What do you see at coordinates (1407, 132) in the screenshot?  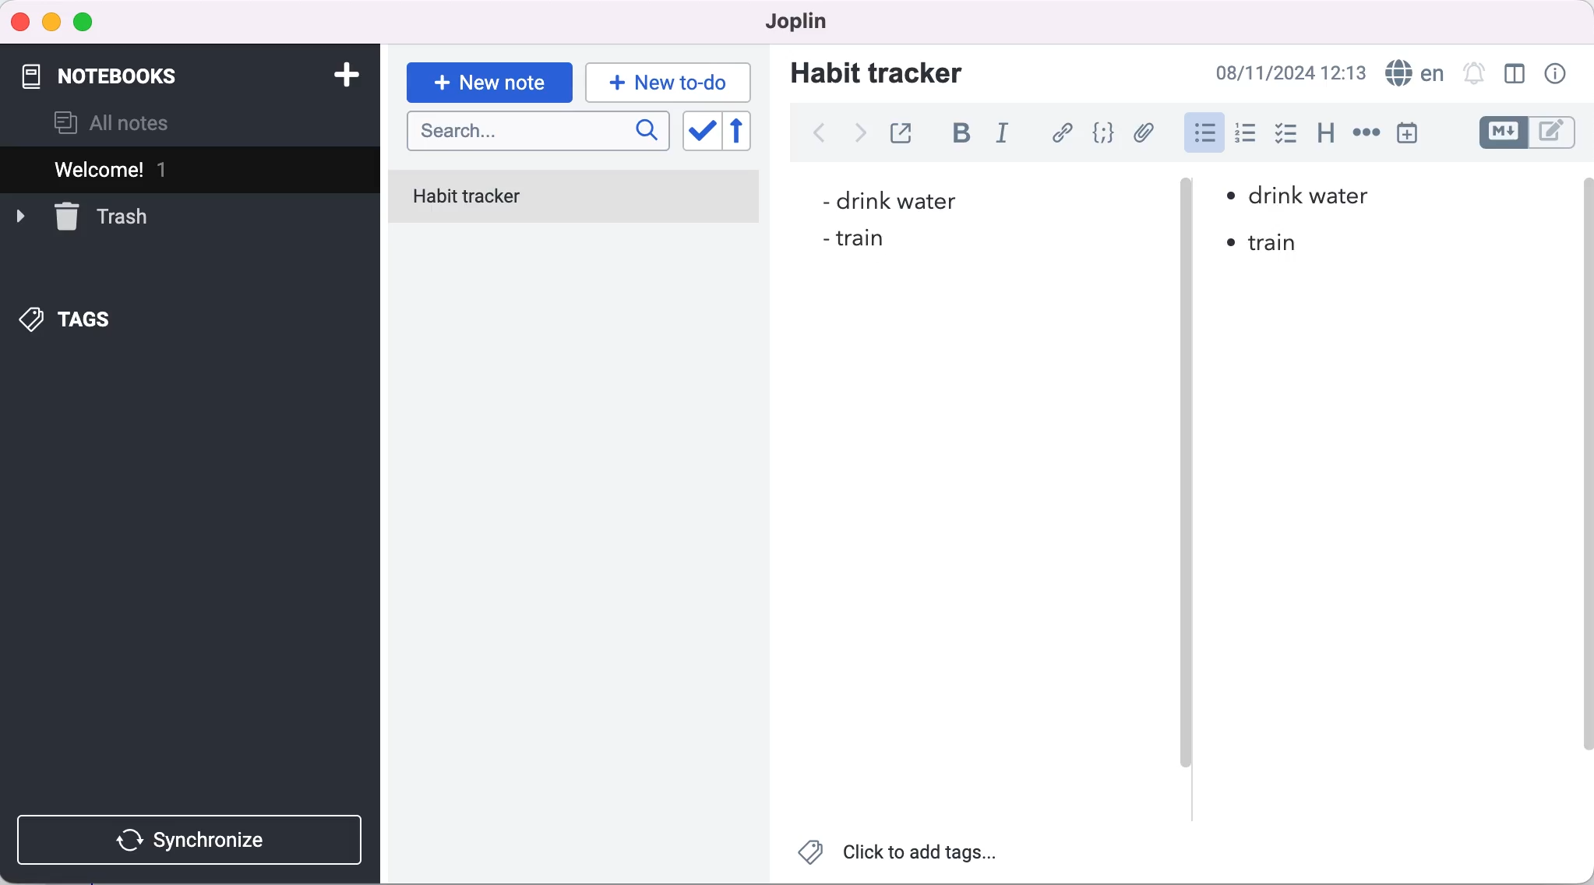 I see `insert time` at bounding box center [1407, 132].